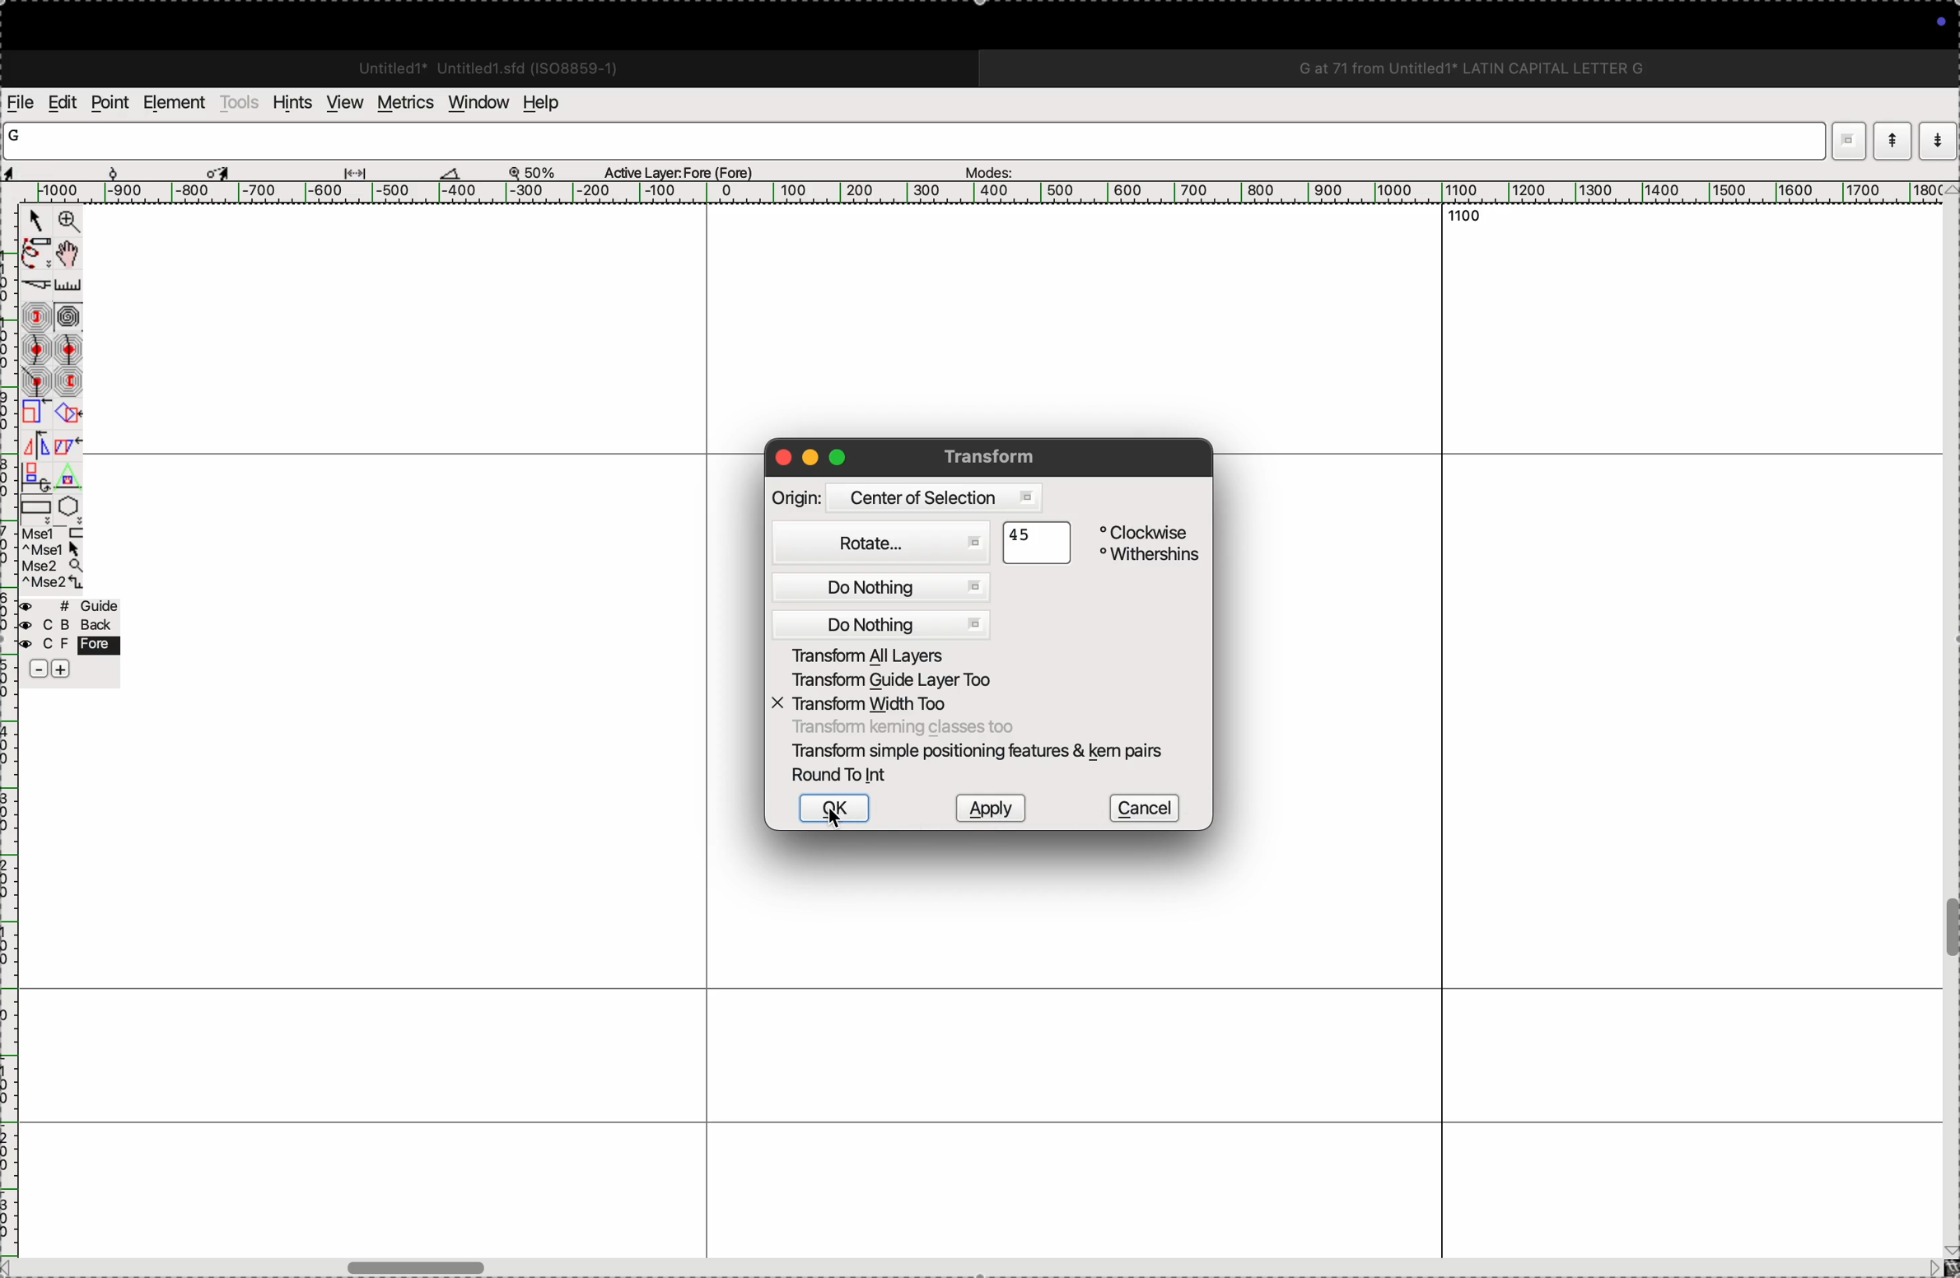 This screenshot has height=1278, width=1960. What do you see at coordinates (36, 445) in the screenshot?
I see `flip` at bounding box center [36, 445].